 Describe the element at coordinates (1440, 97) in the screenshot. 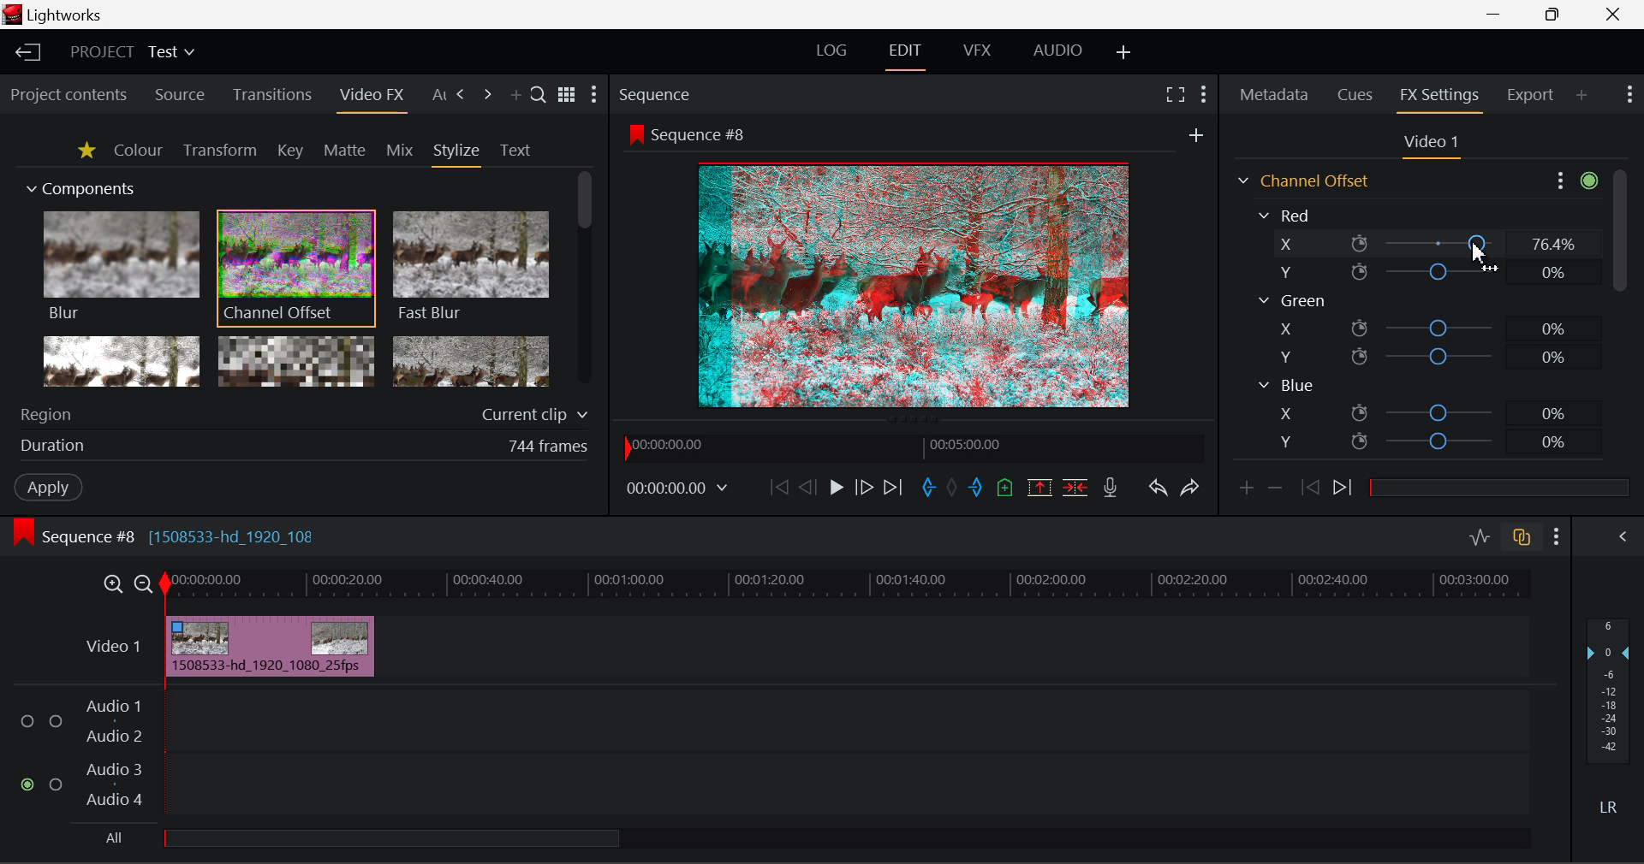

I see `FX Settings` at that location.